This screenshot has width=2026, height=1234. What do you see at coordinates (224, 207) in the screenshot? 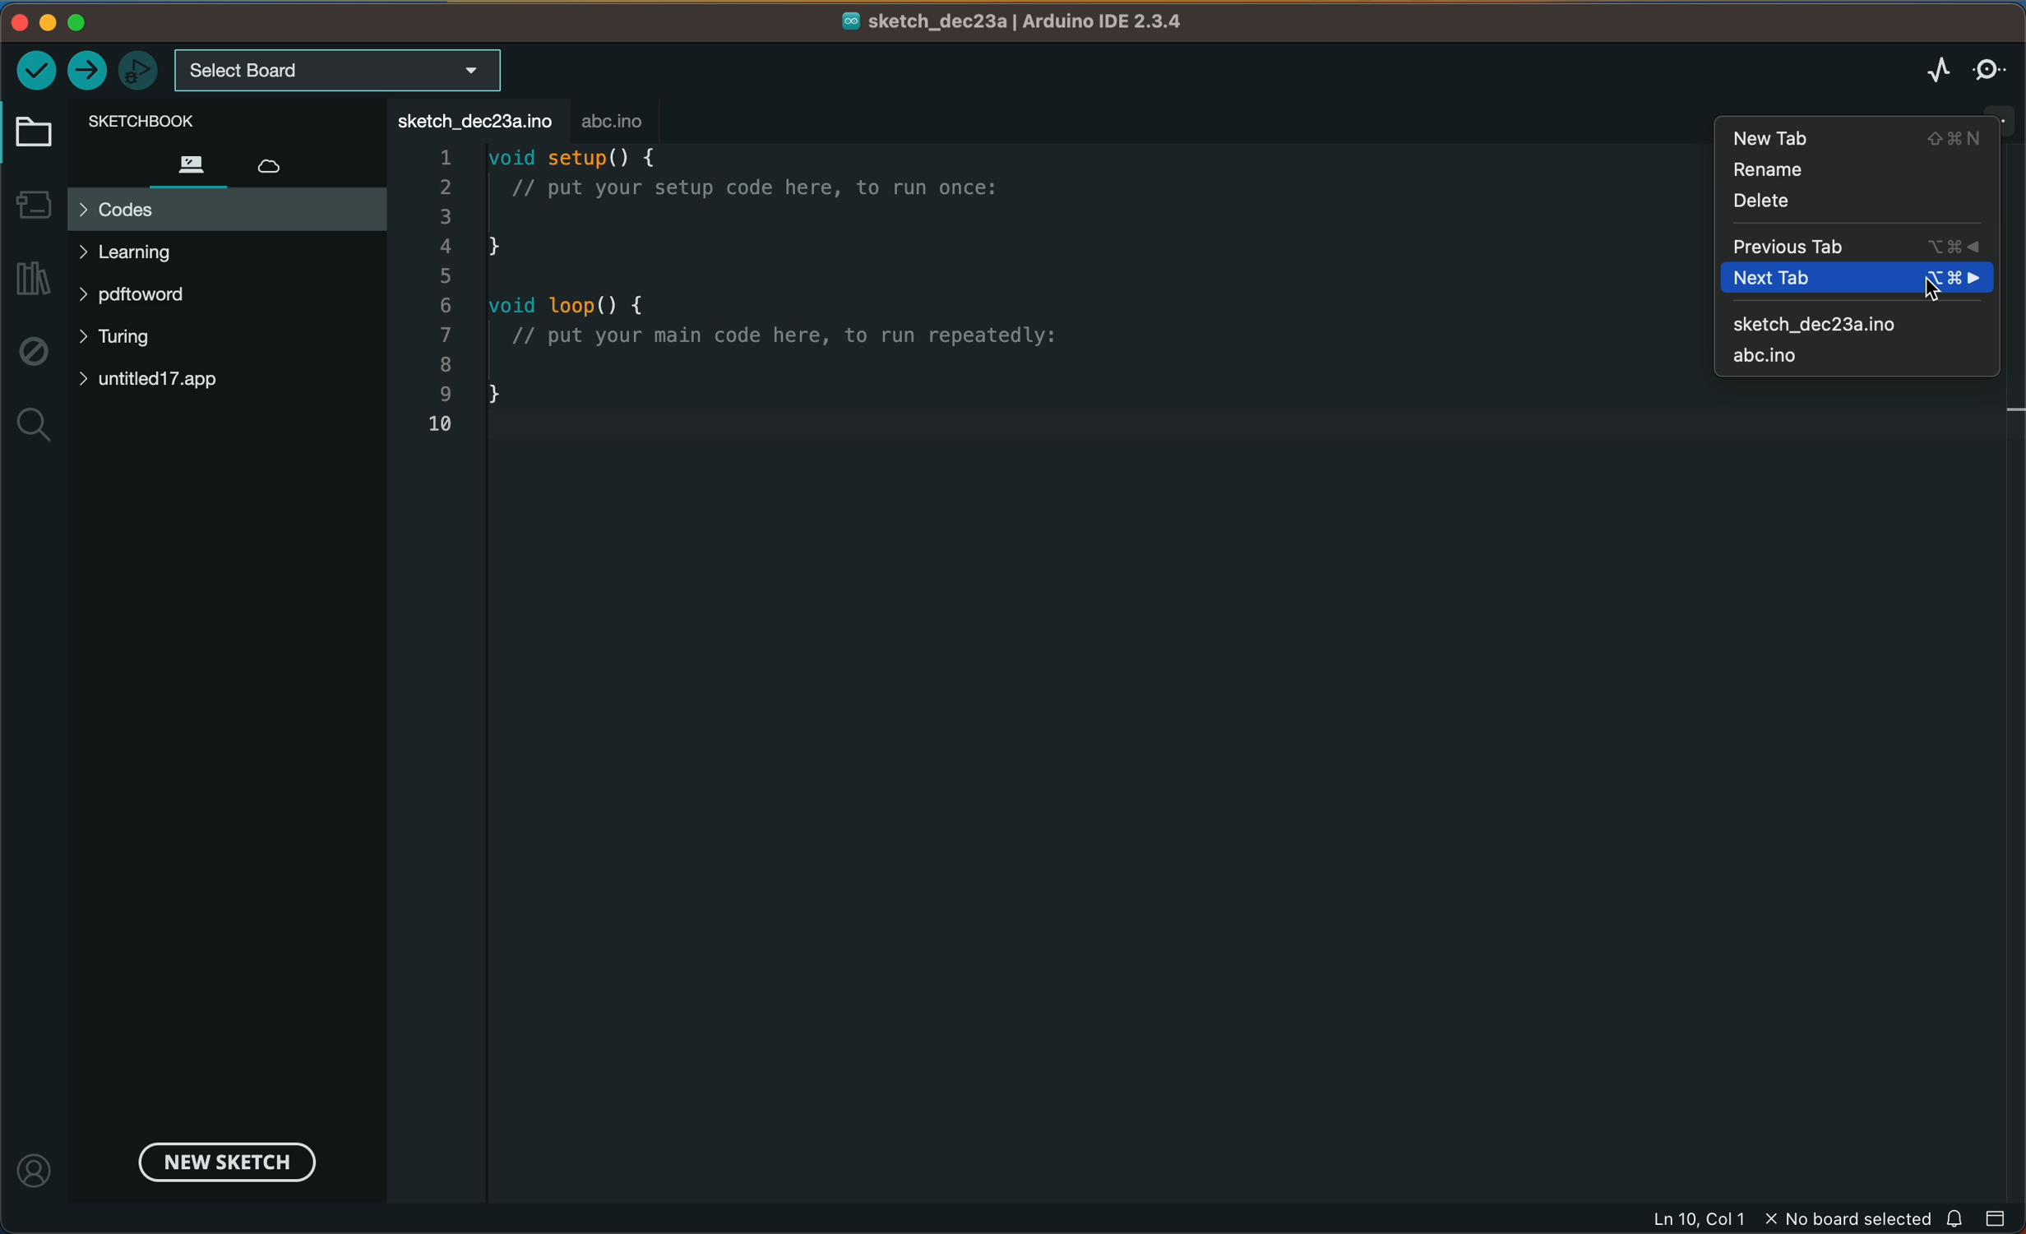
I see `codes` at bounding box center [224, 207].